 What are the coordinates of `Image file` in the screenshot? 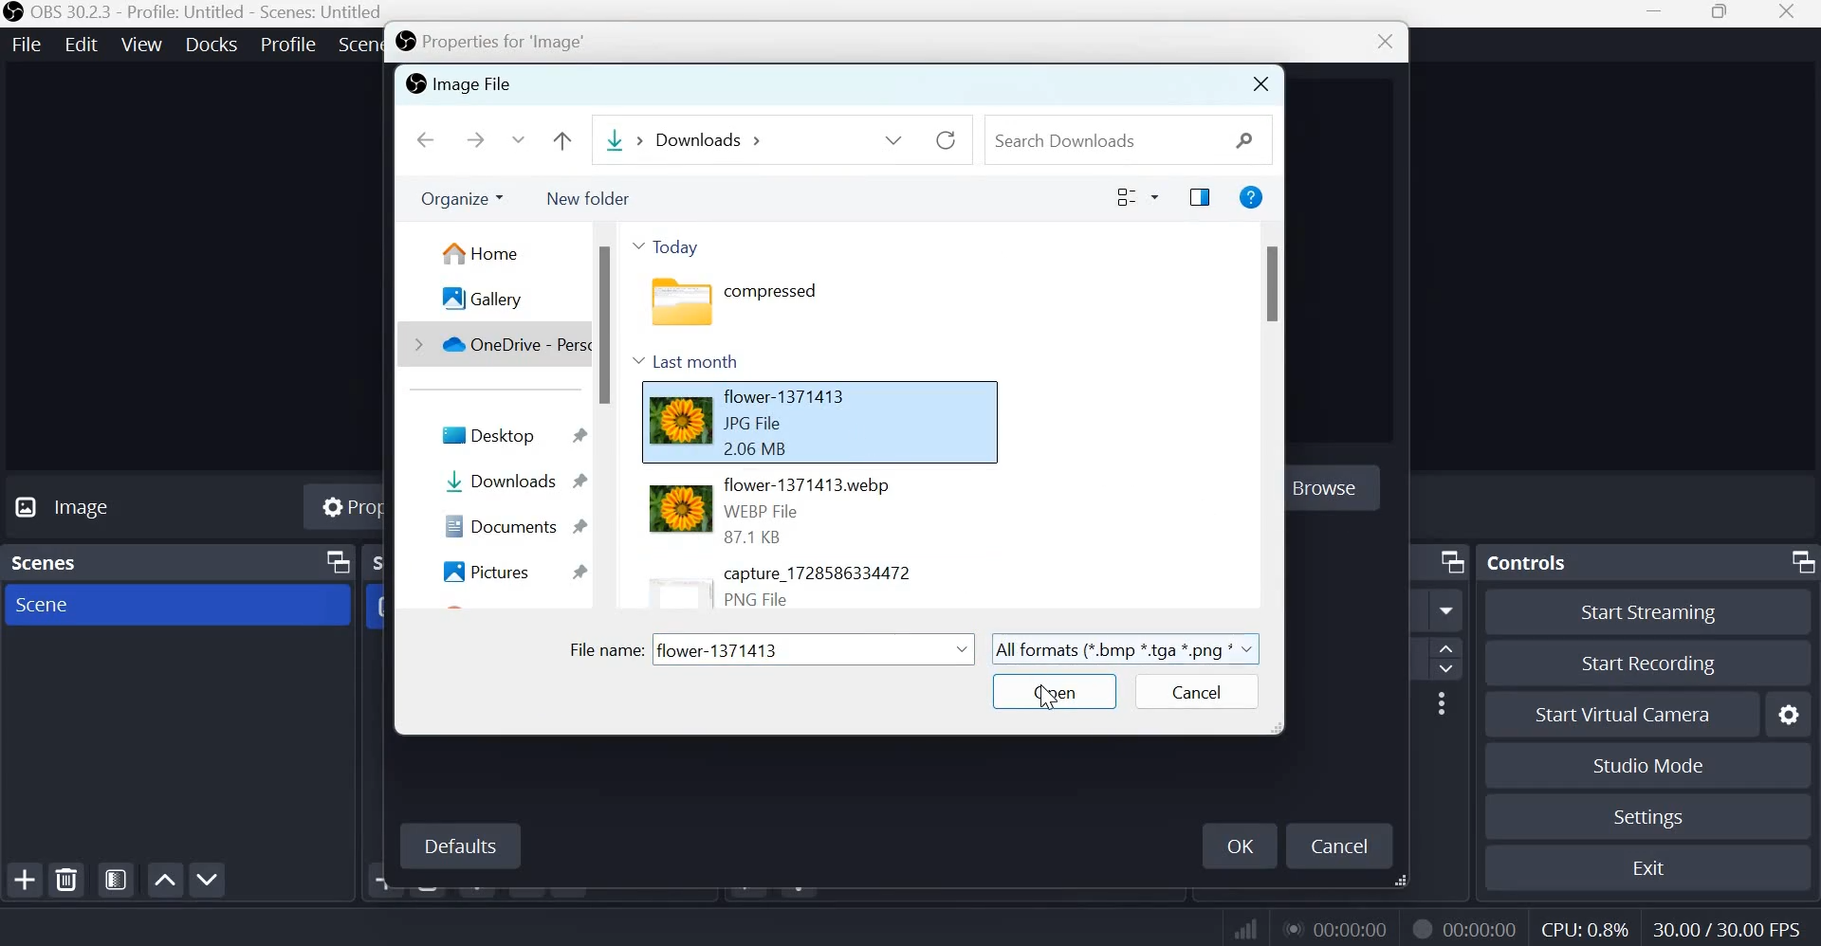 It's located at (457, 83).